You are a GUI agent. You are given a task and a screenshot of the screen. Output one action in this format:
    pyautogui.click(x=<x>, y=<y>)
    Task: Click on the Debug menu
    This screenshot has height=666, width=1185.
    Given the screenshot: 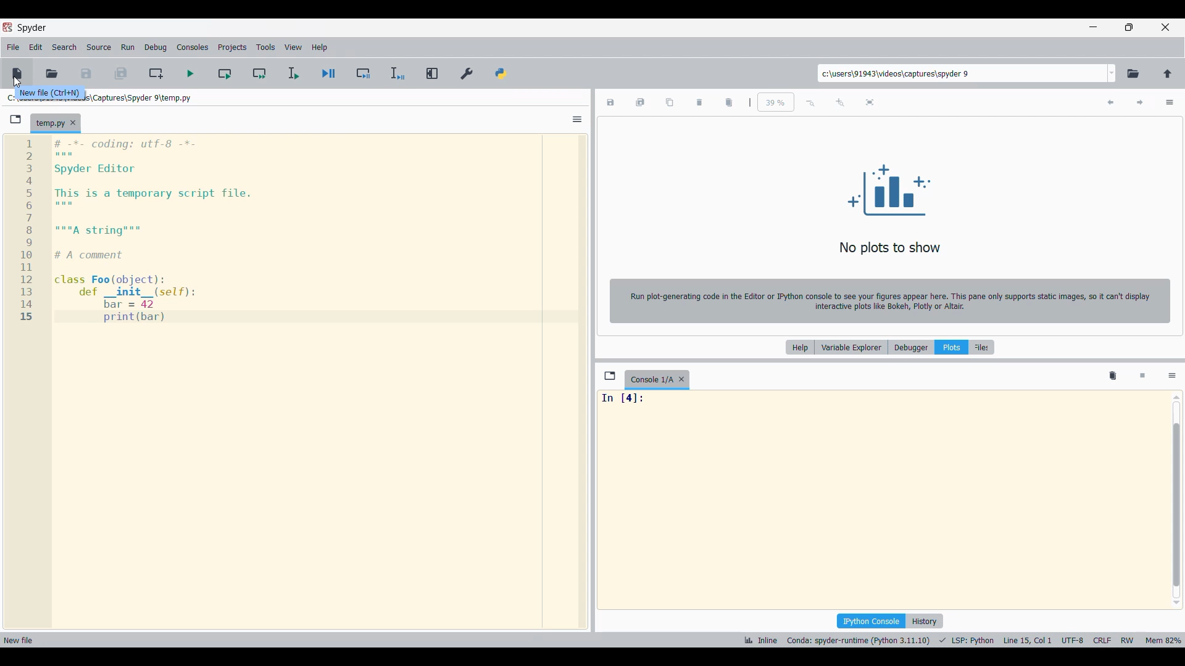 What is the action you would take?
    pyautogui.click(x=156, y=47)
    